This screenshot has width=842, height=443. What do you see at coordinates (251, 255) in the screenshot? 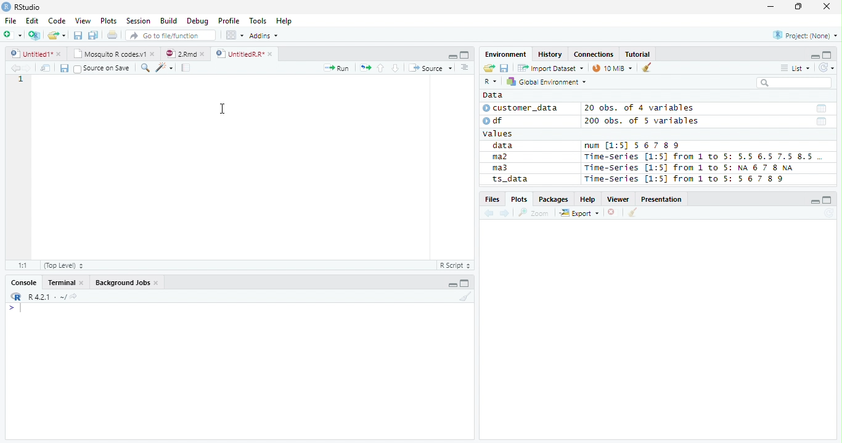
I see `Scroll` at bounding box center [251, 255].